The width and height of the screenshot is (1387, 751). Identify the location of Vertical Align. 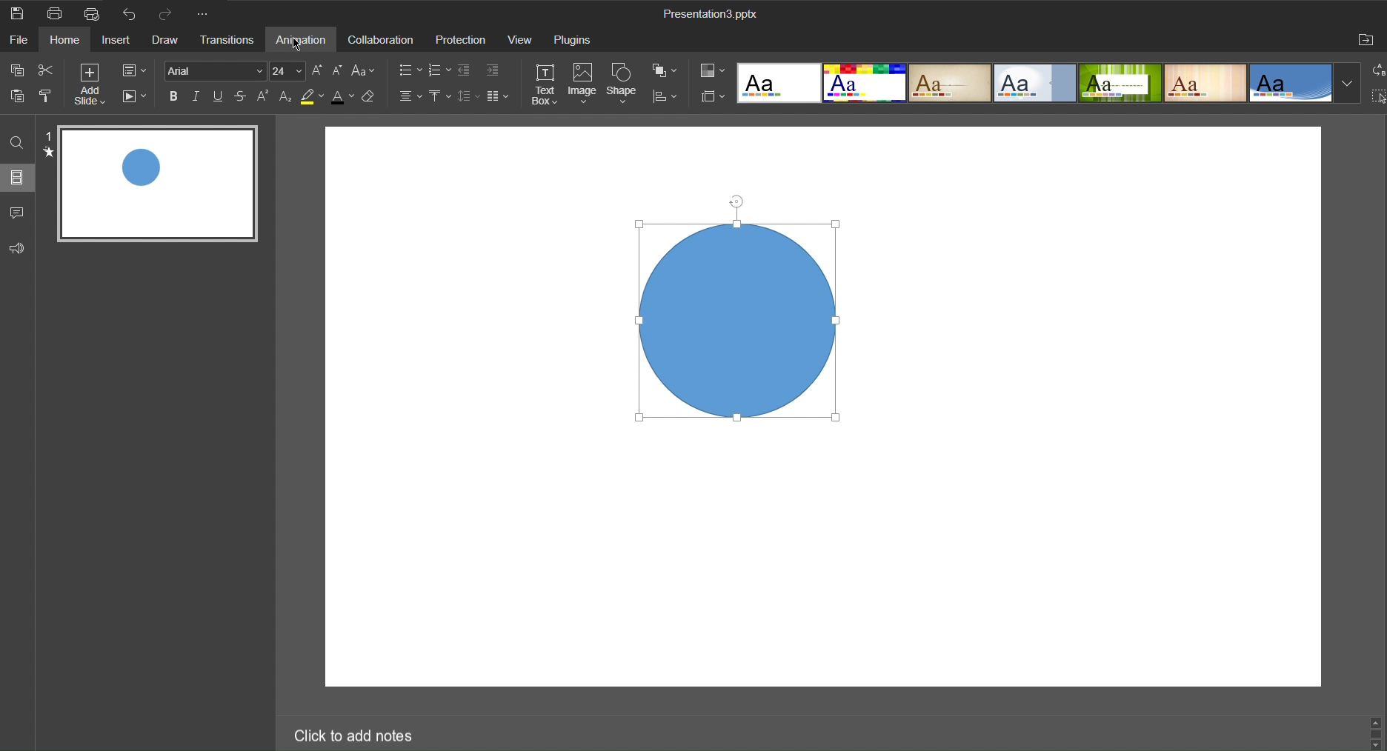
(441, 99).